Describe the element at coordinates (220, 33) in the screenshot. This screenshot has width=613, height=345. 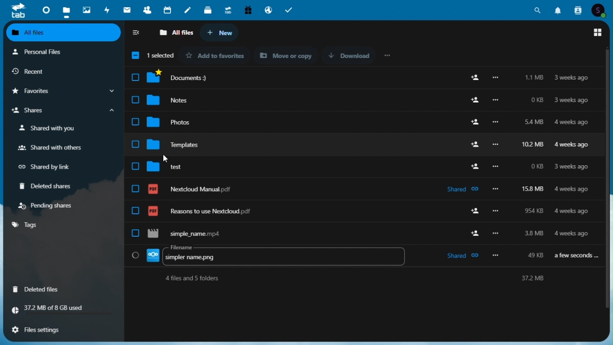
I see `new` at that location.